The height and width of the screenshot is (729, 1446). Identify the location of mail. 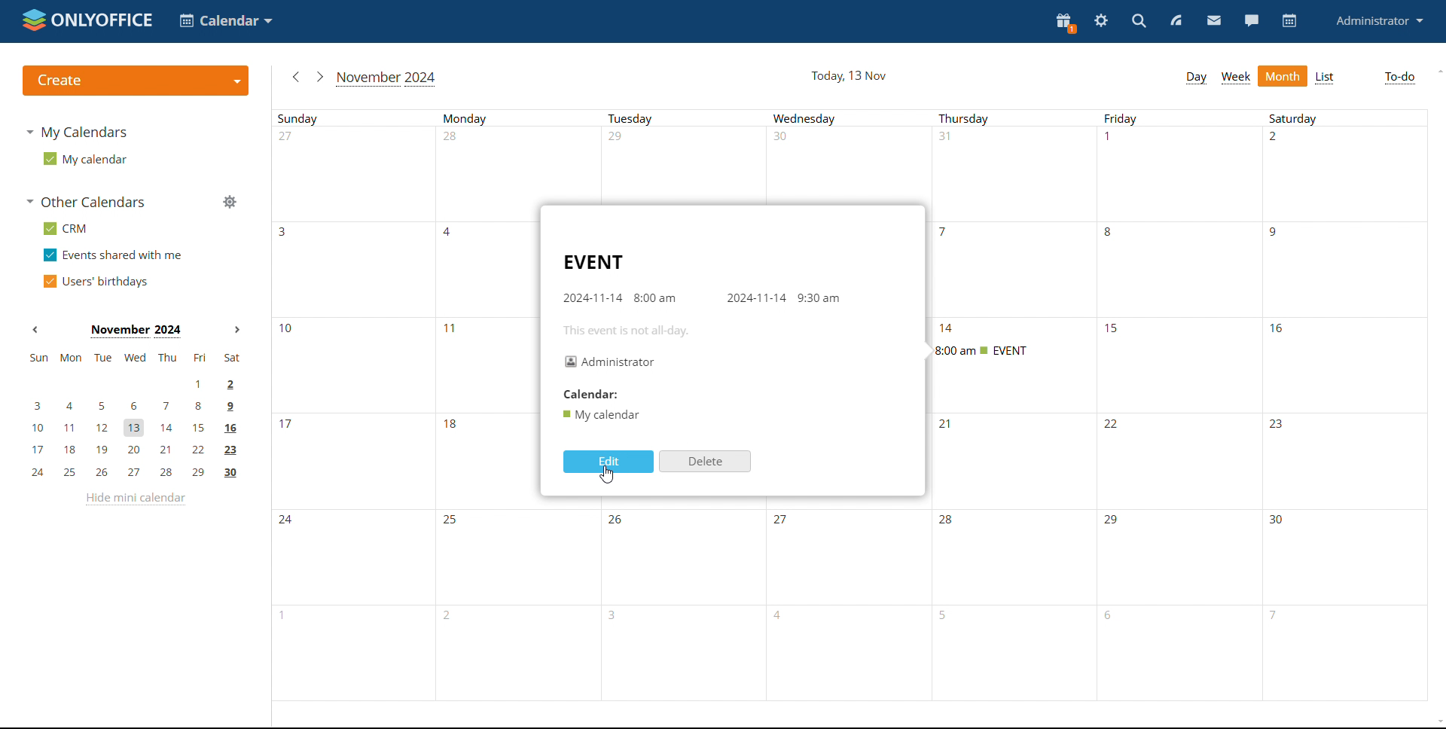
(1213, 20).